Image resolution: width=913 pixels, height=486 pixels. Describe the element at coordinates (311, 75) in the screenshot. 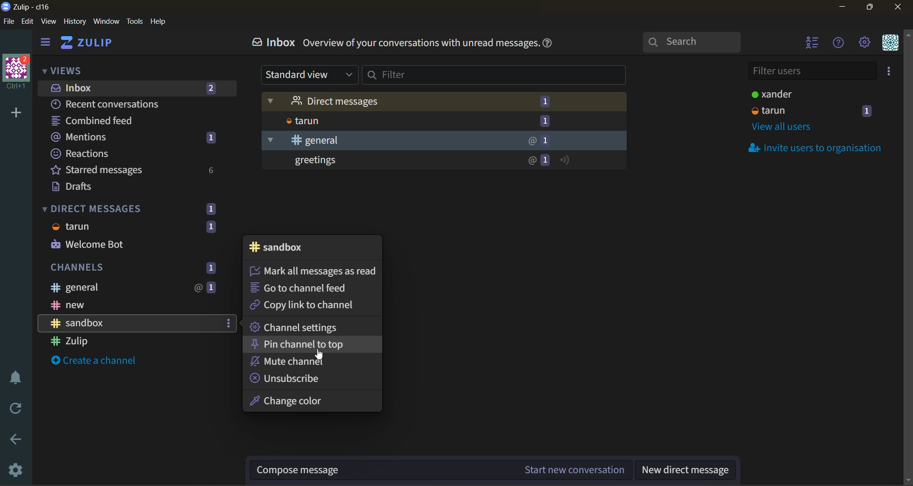

I see `standard view` at that location.